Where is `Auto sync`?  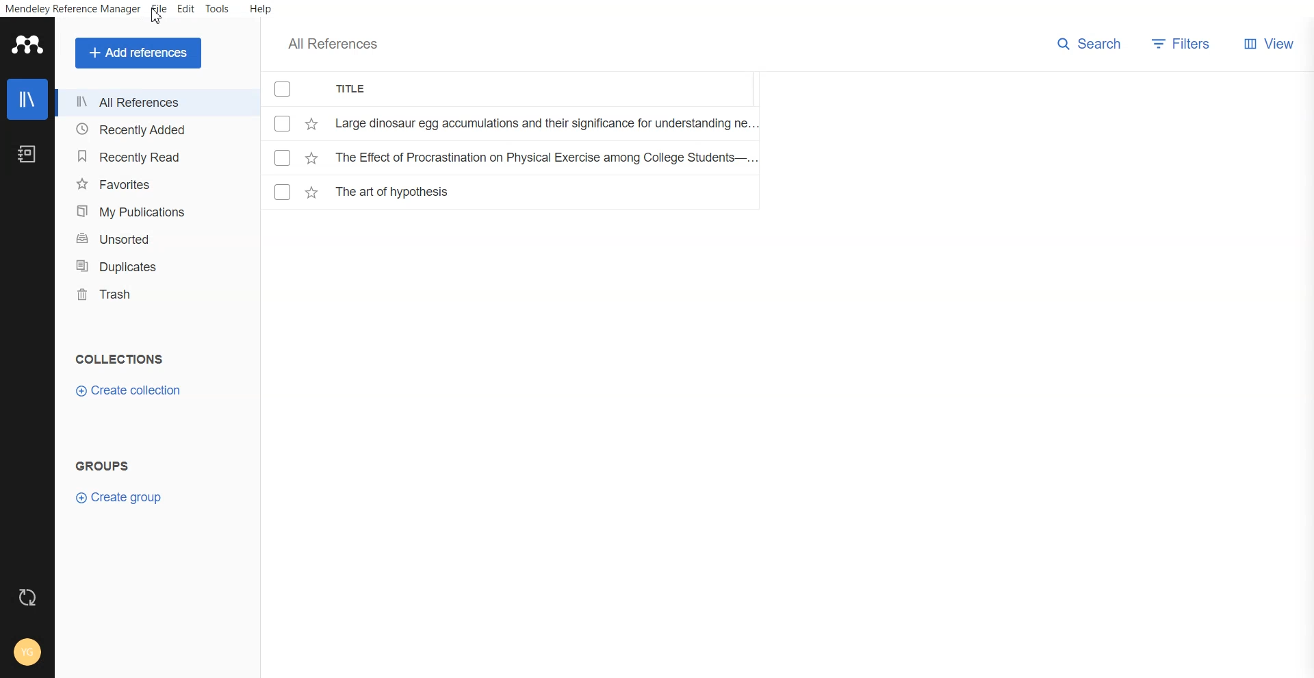 Auto sync is located at coordinates (28, 597).